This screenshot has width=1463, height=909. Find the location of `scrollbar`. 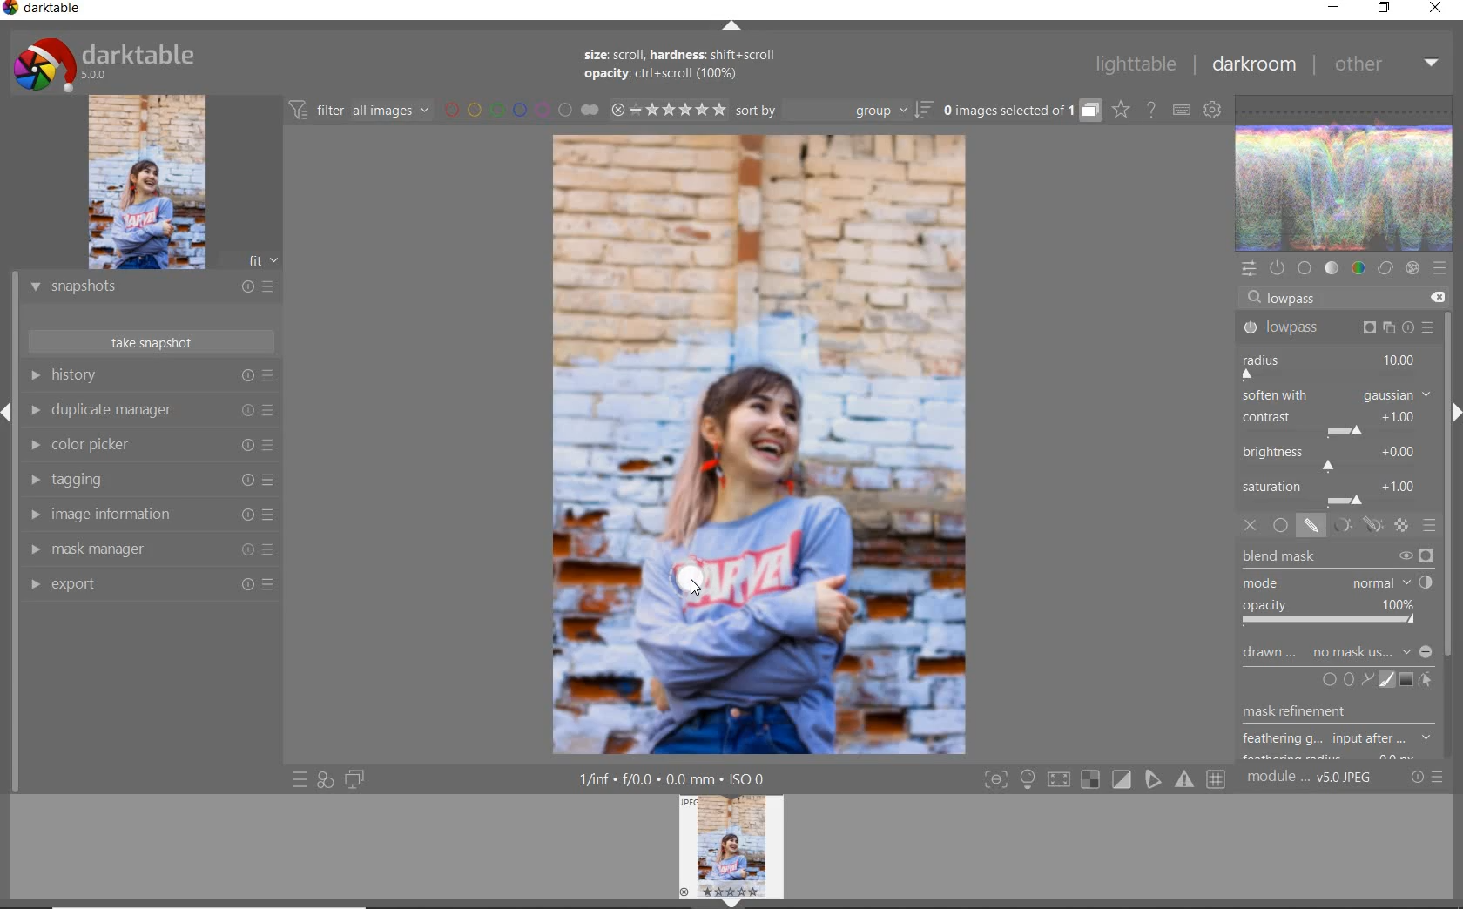

scrollbar is located at coordinates (1448, 468).